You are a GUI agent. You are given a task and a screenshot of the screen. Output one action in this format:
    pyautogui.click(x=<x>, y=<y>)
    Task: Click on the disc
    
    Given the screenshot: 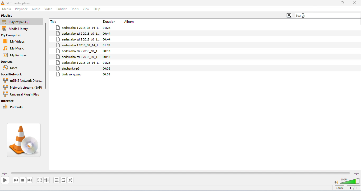 What is the action you would take?
    pyautogui.click(x=12, y=68)
    